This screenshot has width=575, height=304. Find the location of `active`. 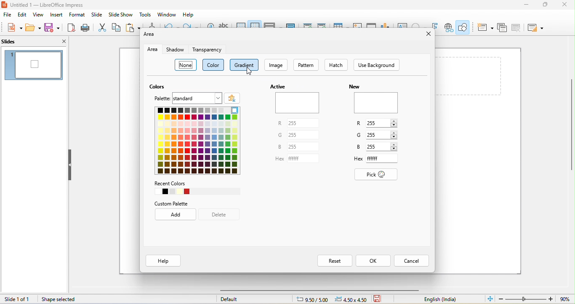

active is located at coordinates (280, 87).